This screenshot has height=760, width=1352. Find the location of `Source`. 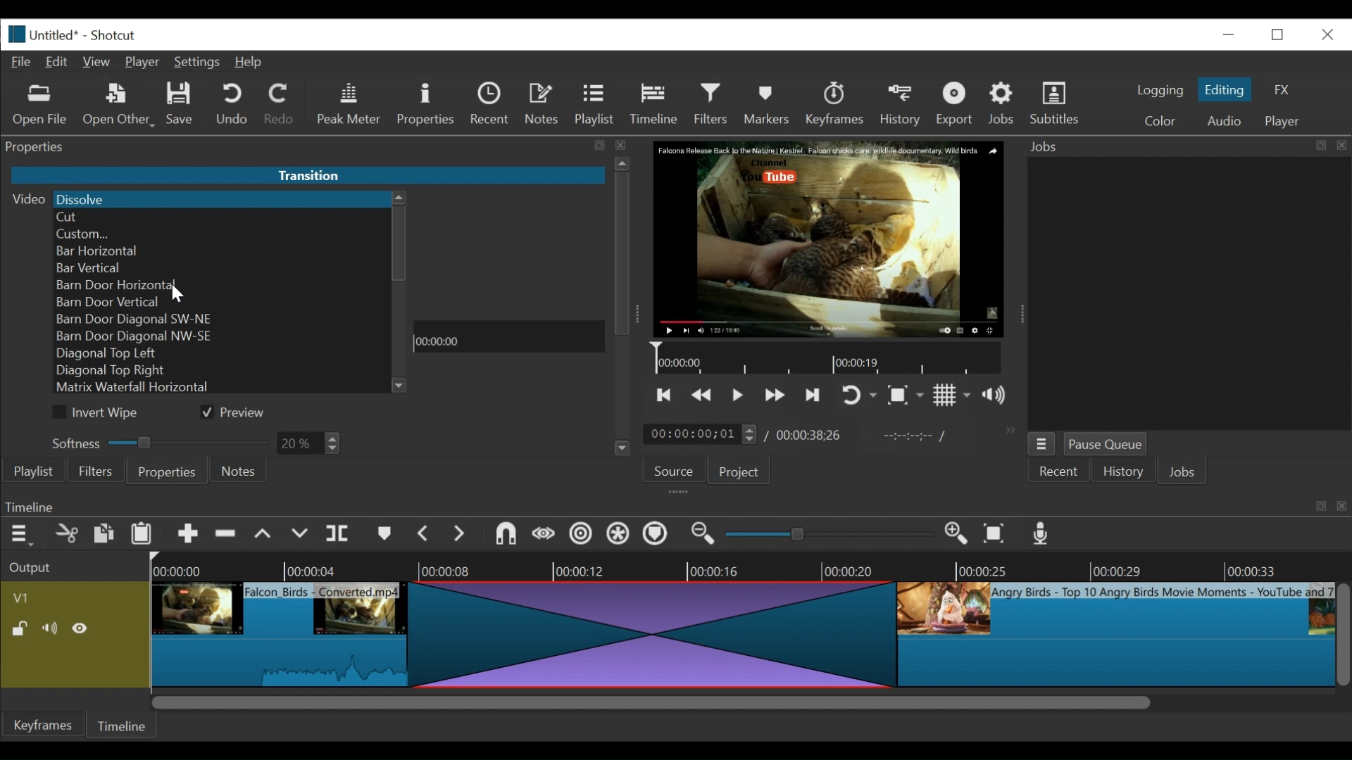

Source is located at coordinates (668, 474).